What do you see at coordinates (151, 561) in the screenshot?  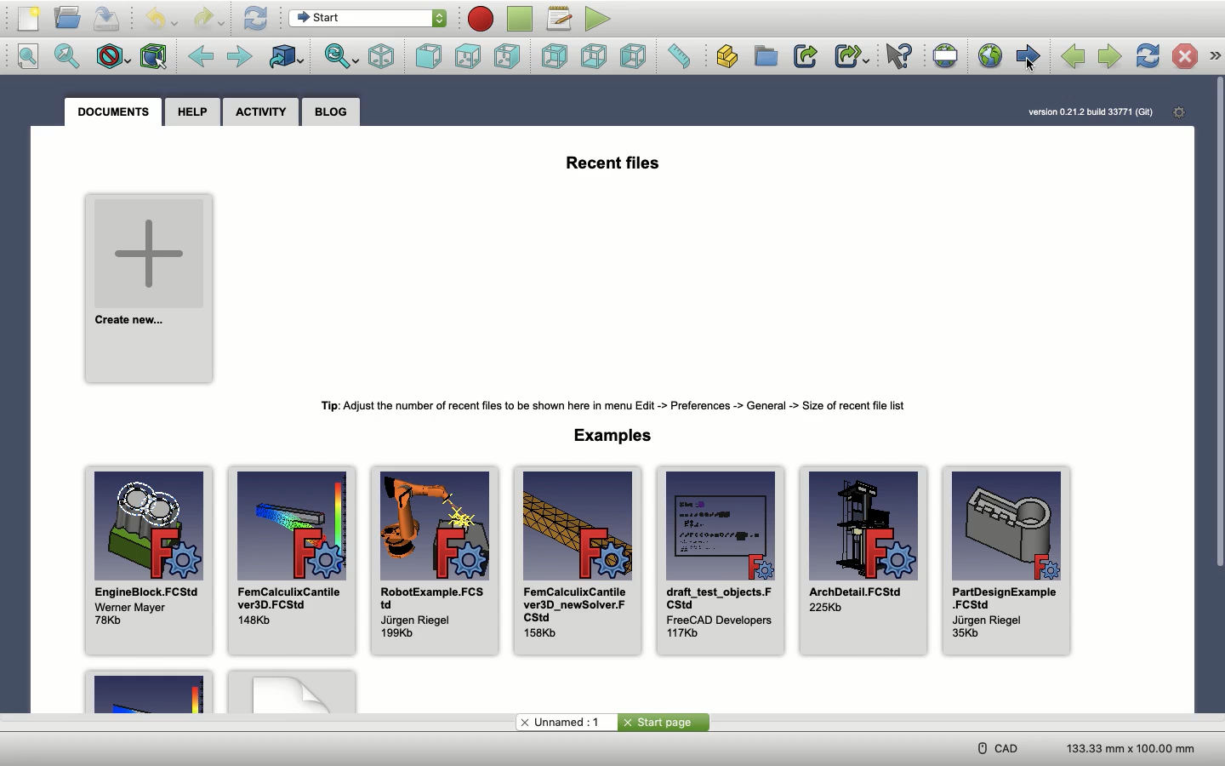 I see `EngineBlock.FCStd` at bounding box center [151, 561].